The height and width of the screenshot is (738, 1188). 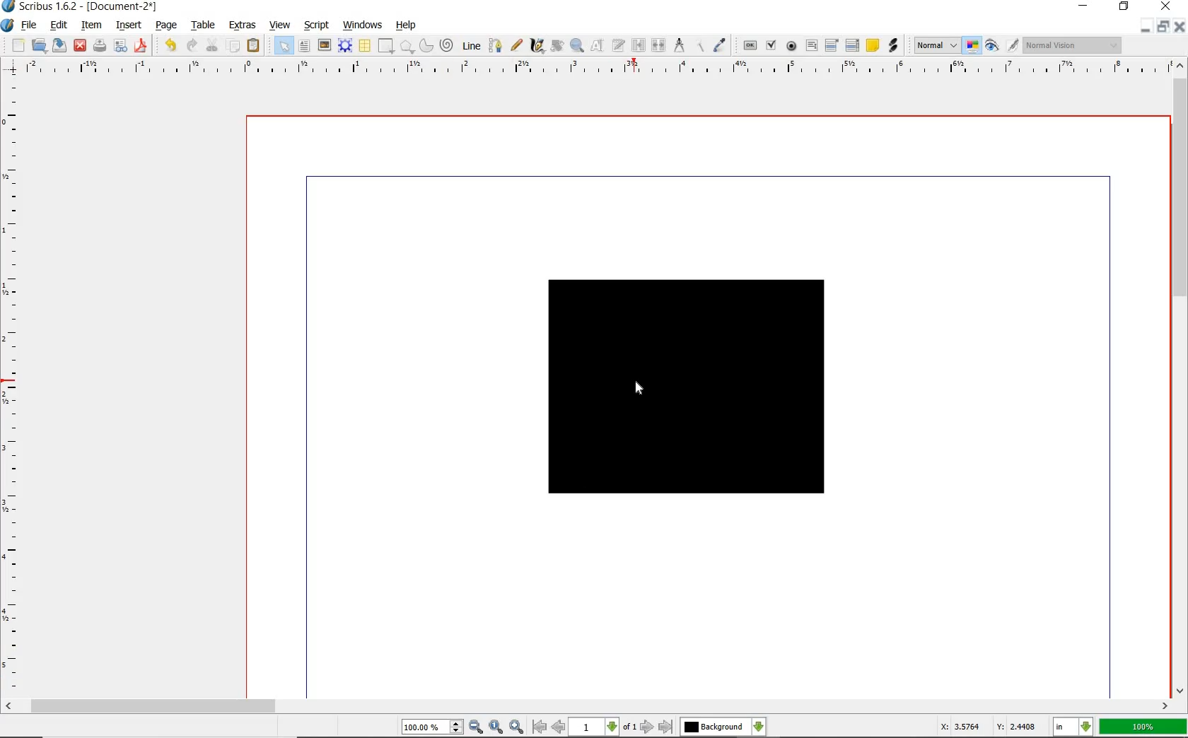 I want to click on 100%, so click(x=1143, y=727).